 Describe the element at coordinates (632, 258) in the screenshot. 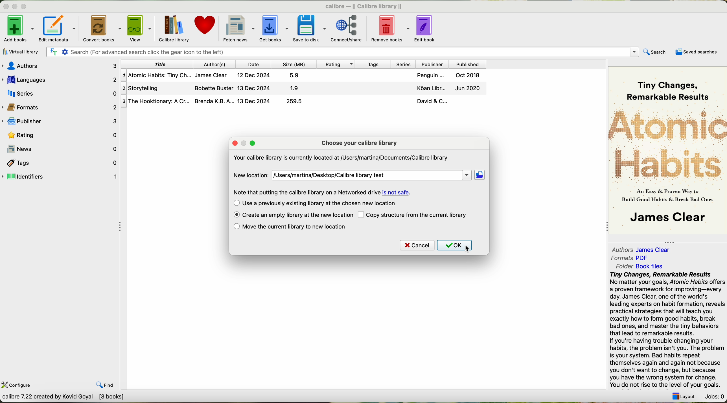

I see `formats:PDF` at that location.